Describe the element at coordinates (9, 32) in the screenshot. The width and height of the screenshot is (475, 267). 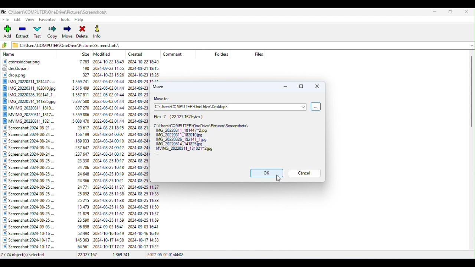
I see `Add` at that location.